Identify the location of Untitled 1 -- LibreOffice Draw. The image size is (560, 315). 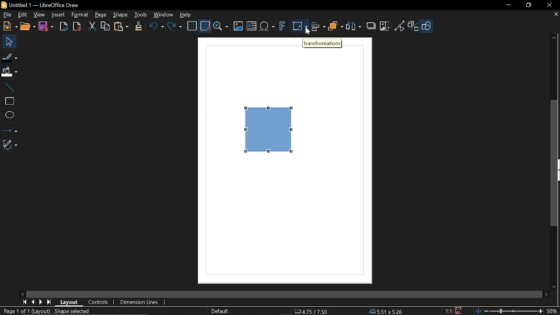
(47, 4).